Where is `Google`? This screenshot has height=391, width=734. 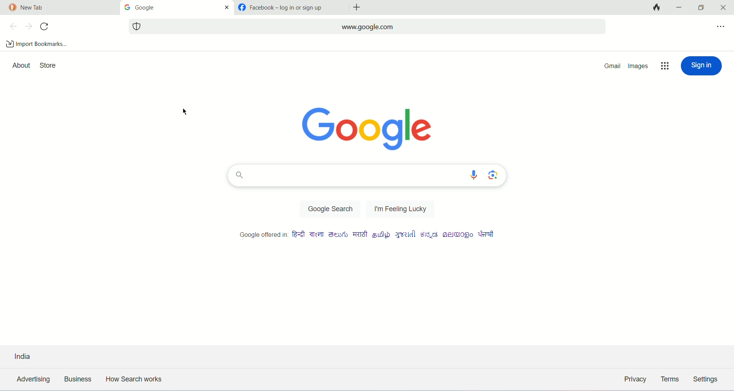
Google is located at coordinates (366, 127).